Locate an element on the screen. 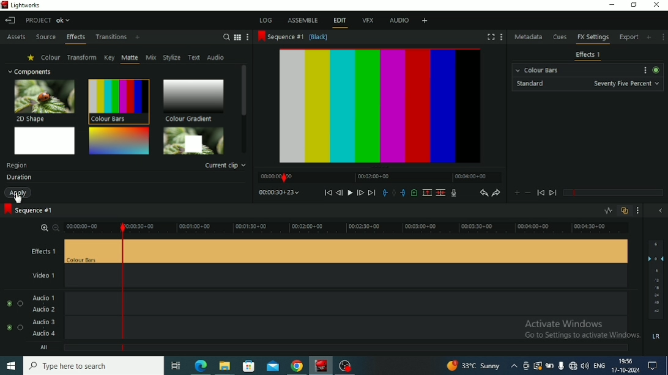 This screenshot has height=375, width=668. Date and Time Indicator is located at coordinates (625, 366).